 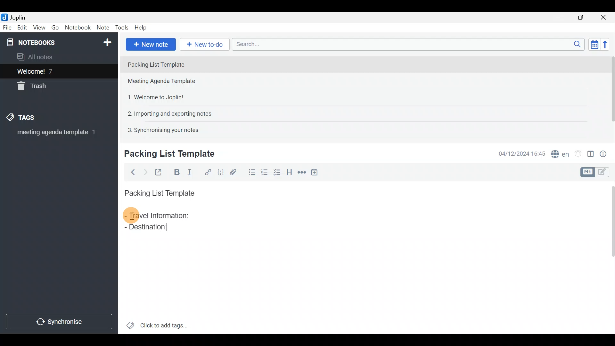 I want to click on Toggle editors, so click(x=605, y=173).